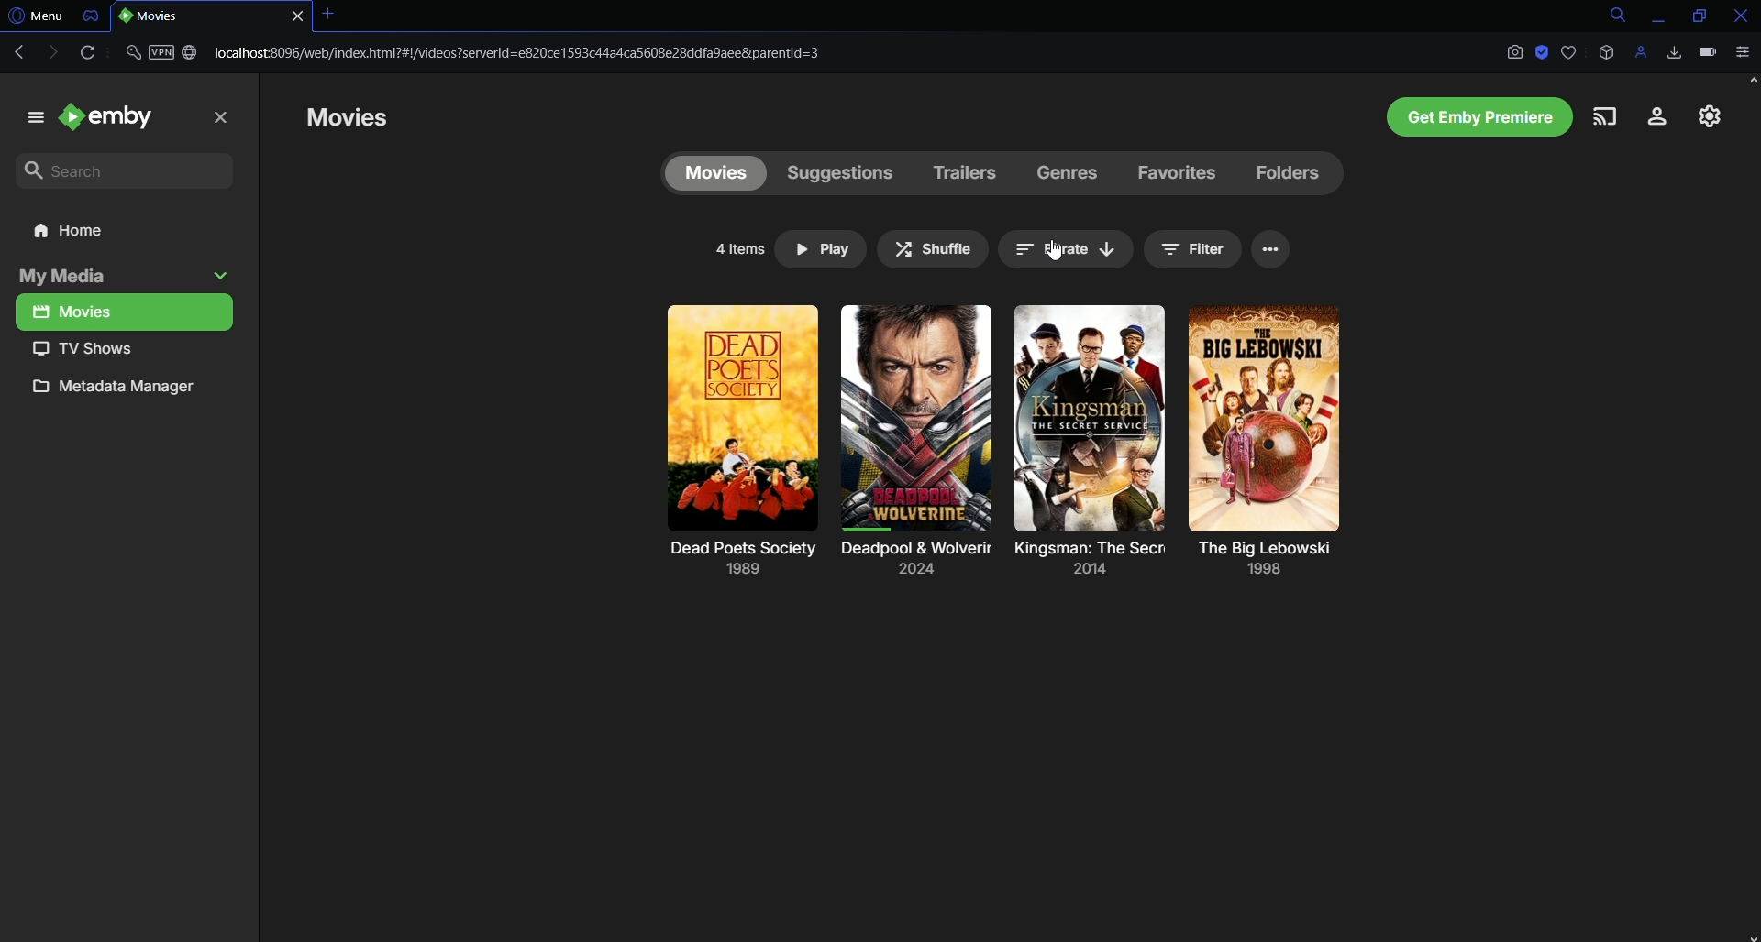  Describe the element at coordinates (1736, 16) in the screenshot. I see `Close` at that location.